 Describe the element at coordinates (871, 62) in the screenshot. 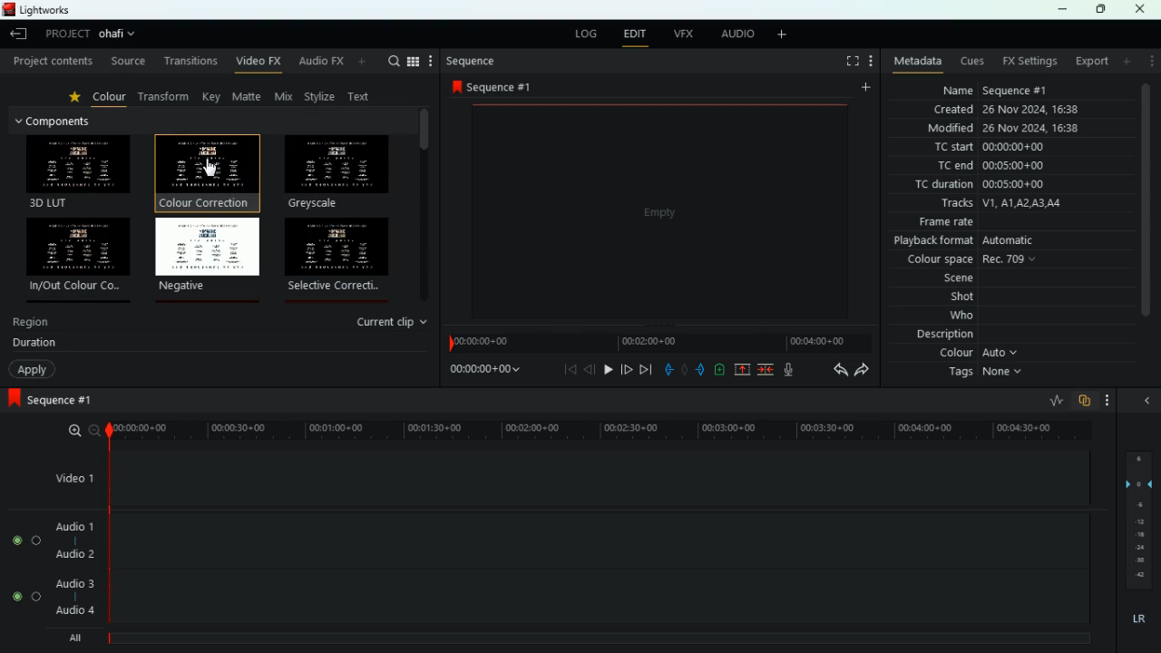

I see `more` at that location.